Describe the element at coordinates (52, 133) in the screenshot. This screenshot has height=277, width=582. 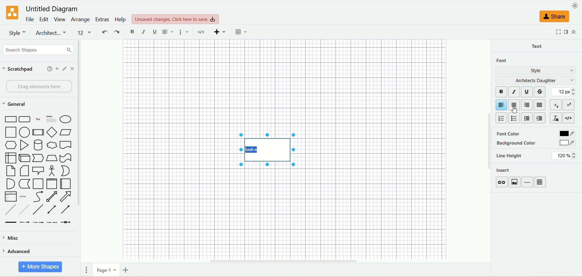
I see `Diamond` at that location.